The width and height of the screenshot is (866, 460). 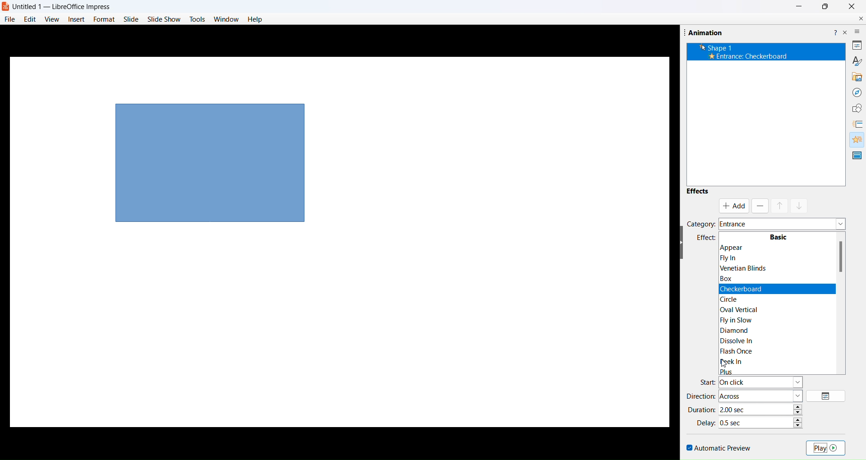 I want to click on master slide, so click(x=857, y=156).